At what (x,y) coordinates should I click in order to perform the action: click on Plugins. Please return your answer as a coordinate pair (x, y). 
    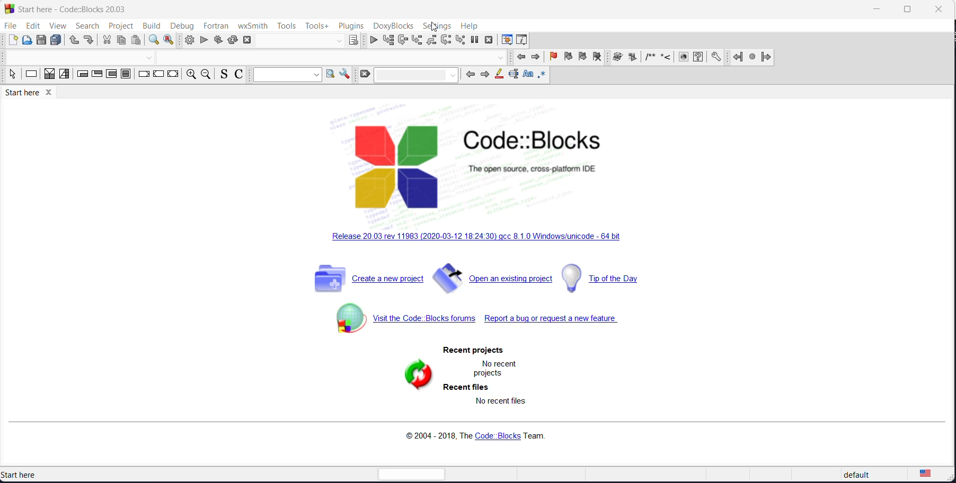
    Looking at the image, I should click on (352, 25).